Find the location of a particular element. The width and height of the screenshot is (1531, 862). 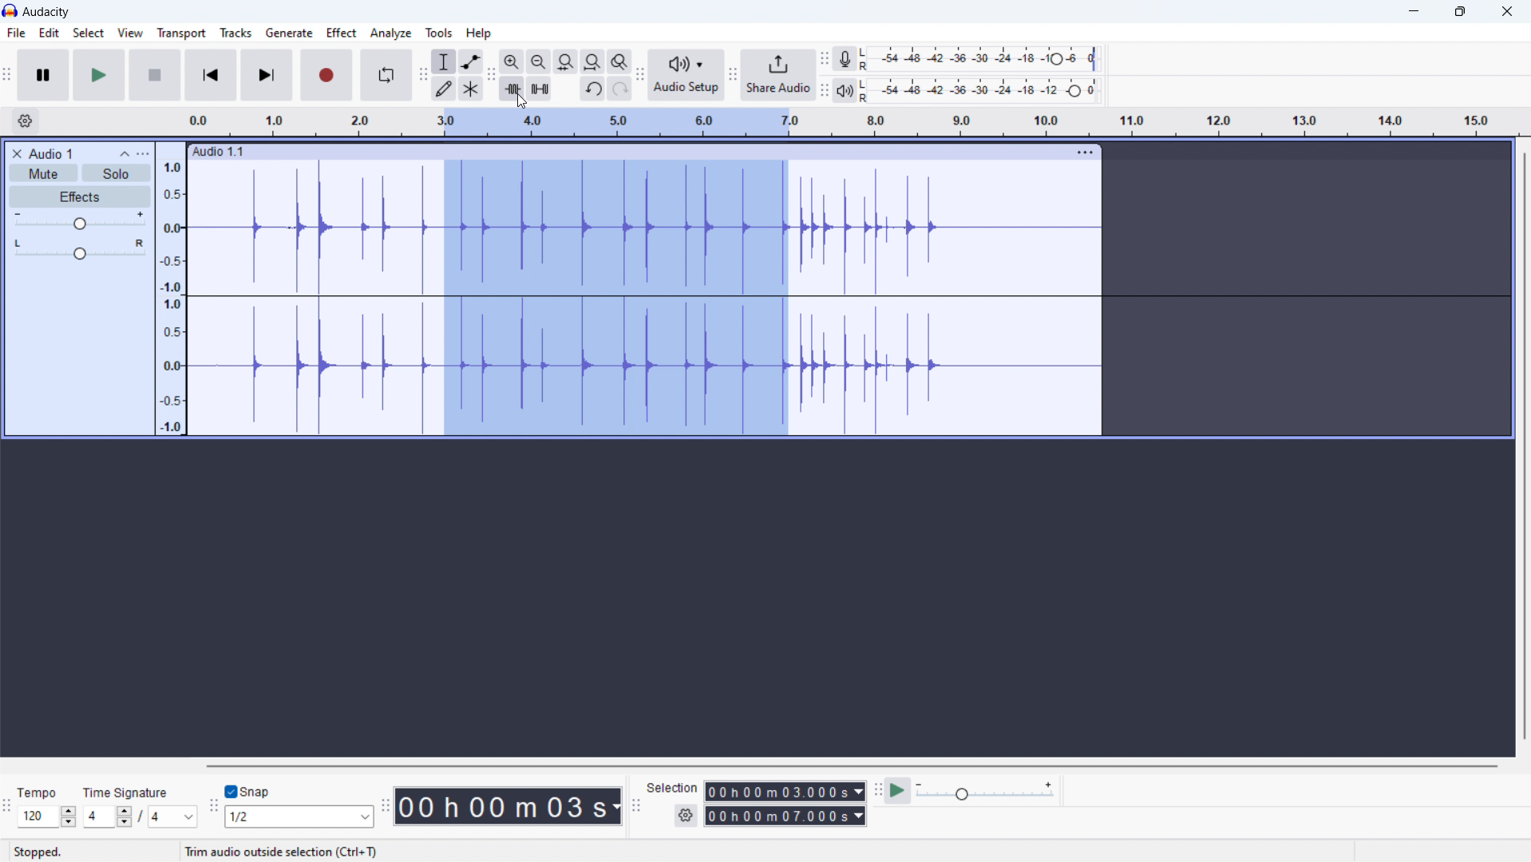

Click and drag to select audio (Esc to cancel) is located at coordinates (312, 852).